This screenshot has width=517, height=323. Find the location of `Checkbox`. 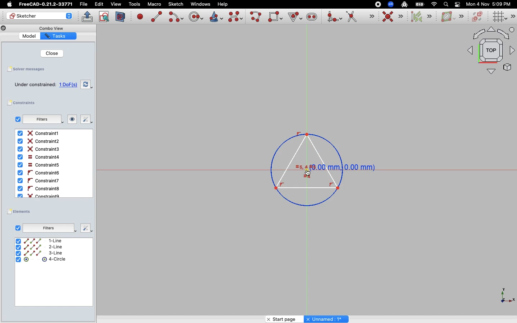

Checkbox is located at coordinates (18, 228).